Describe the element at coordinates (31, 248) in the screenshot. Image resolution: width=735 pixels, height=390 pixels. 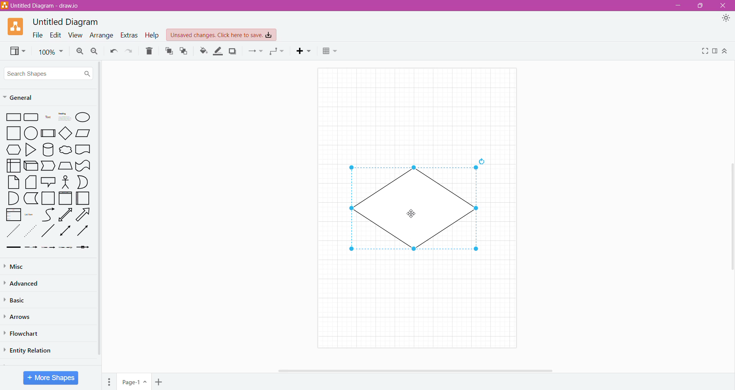
I see `Connector with Label` at that location.